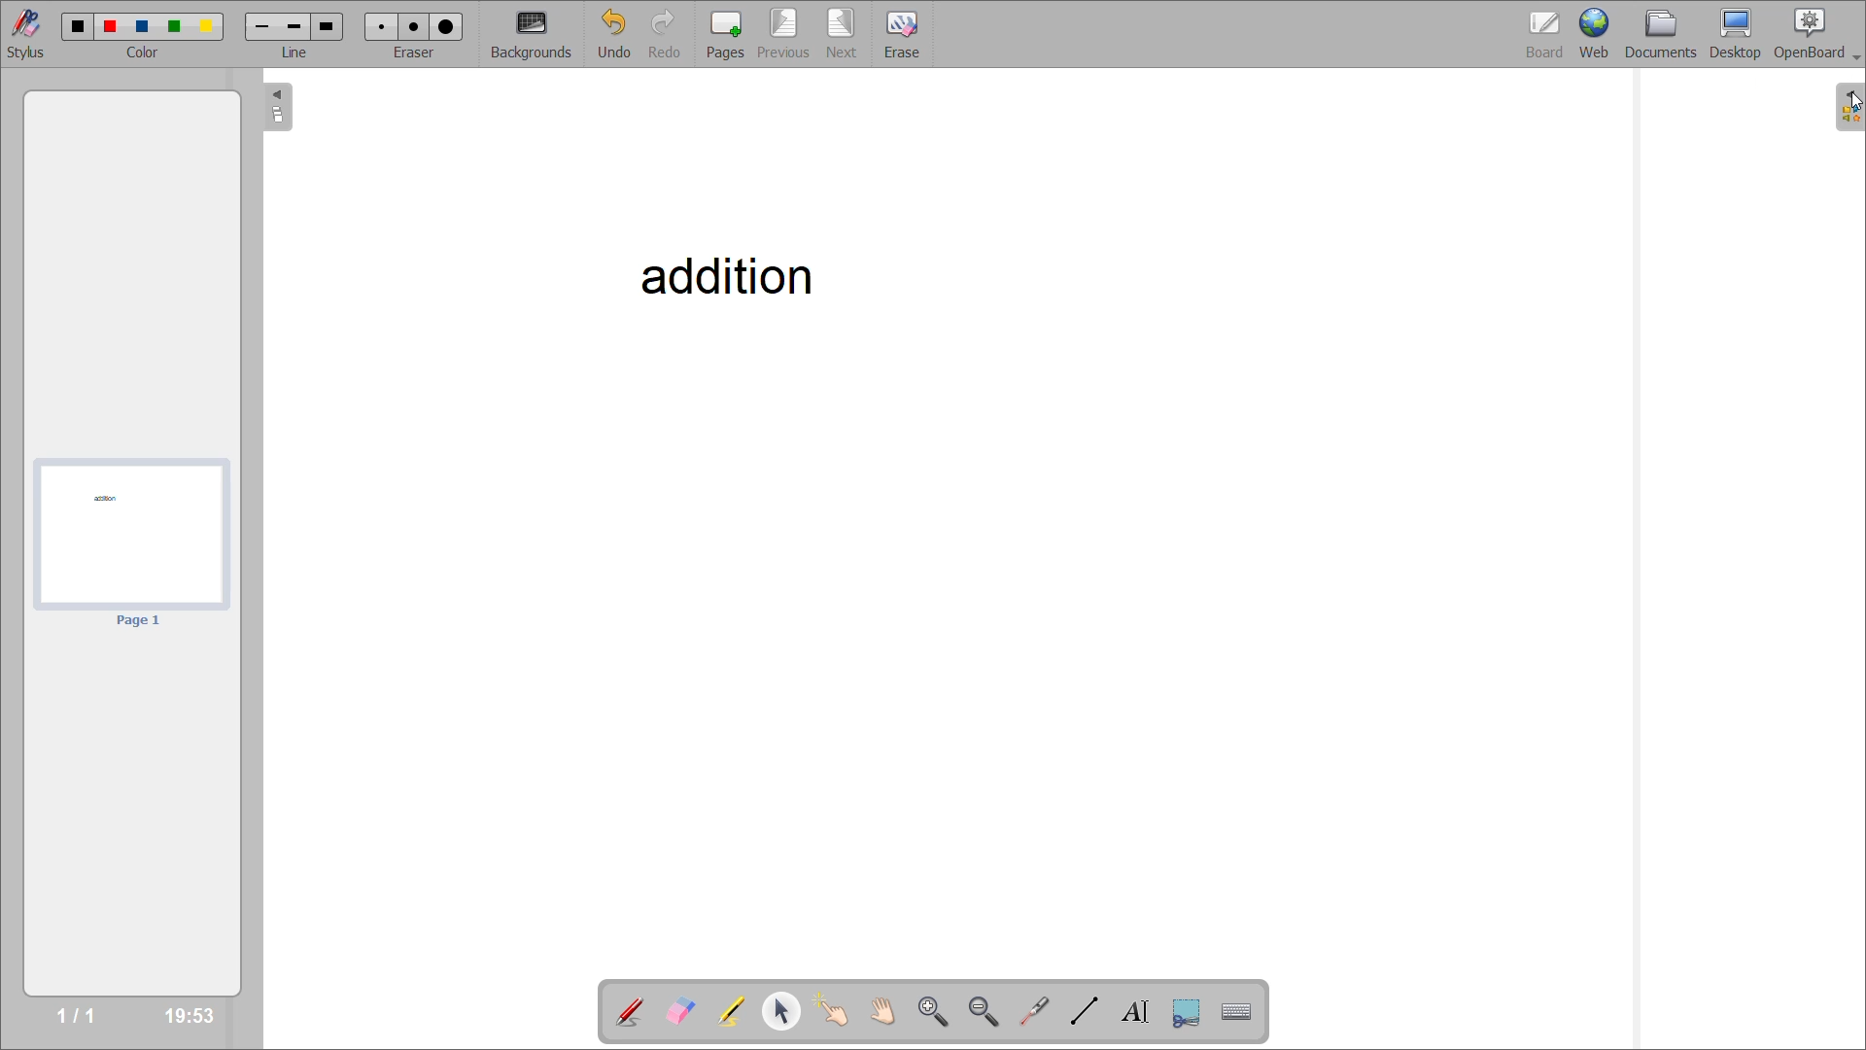  I want to click on interact with items, so click(839, 1012).